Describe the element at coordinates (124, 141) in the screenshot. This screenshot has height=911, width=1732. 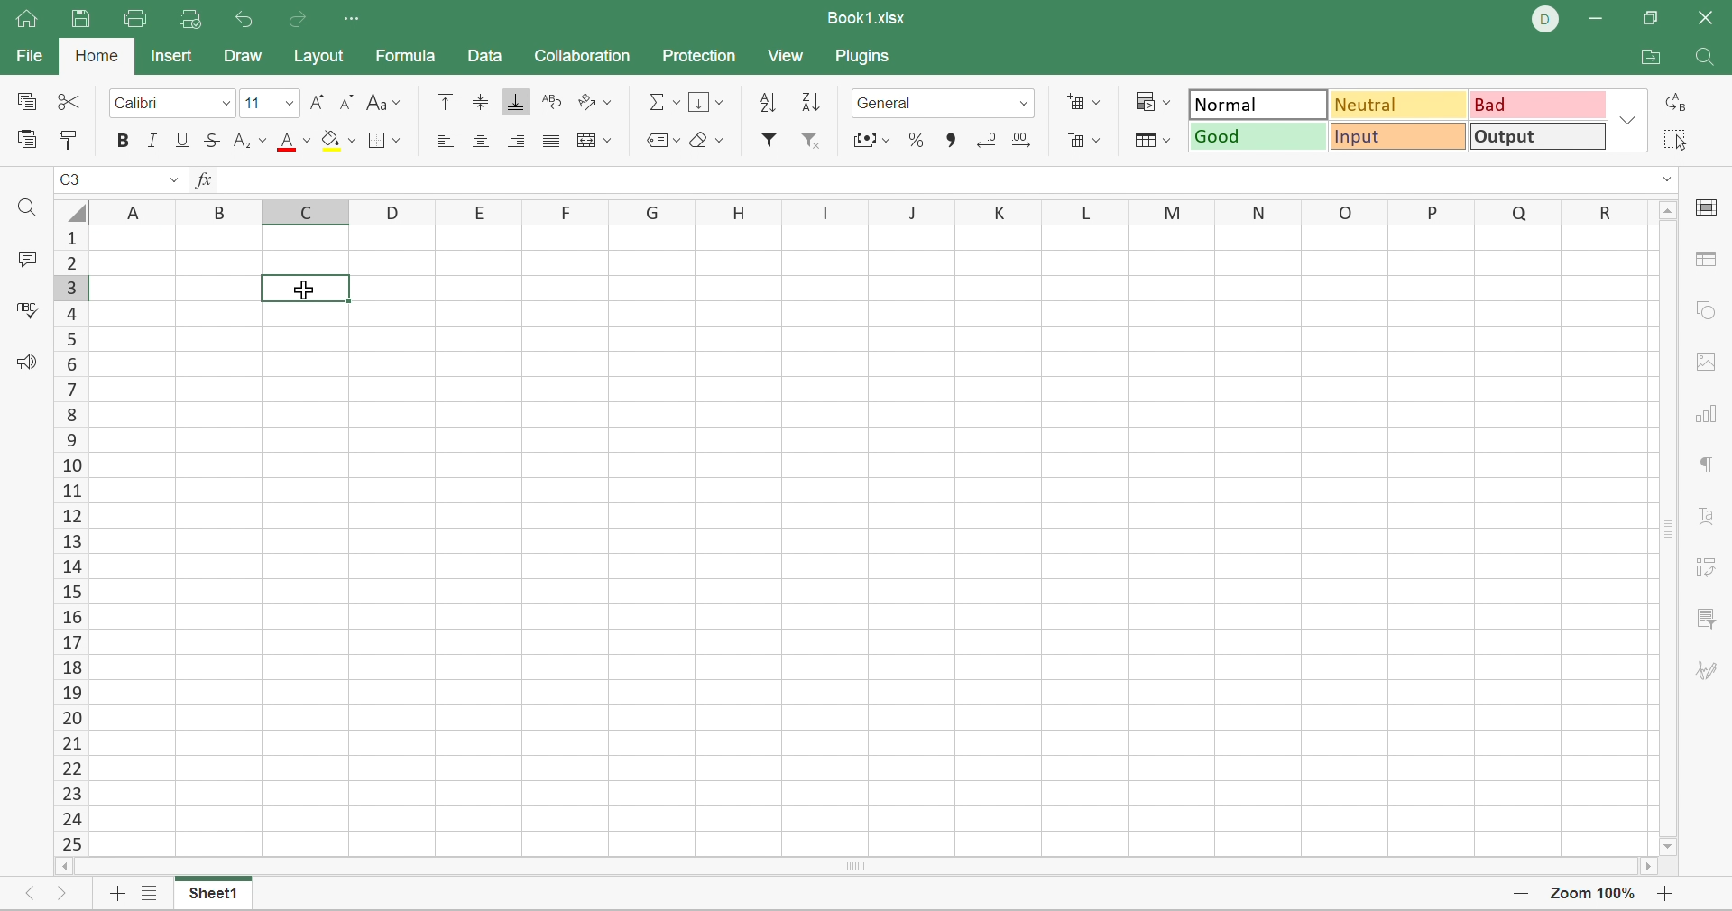
I see `Bold` at that location.